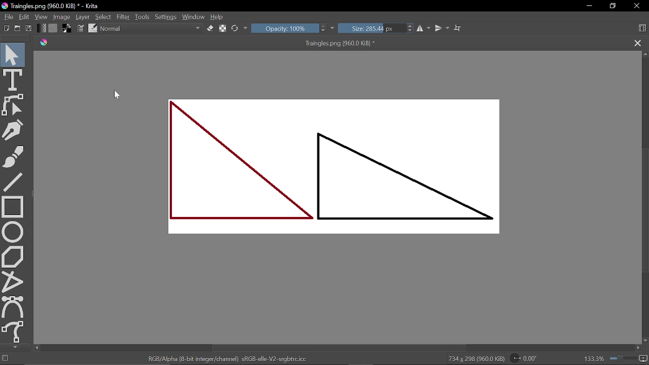 The height and width of the screenshot is (365, 649). What do you see at coordinates (14, 257) in the screenshot?
I see `Polygon tool` at bounding box center [14, 257].